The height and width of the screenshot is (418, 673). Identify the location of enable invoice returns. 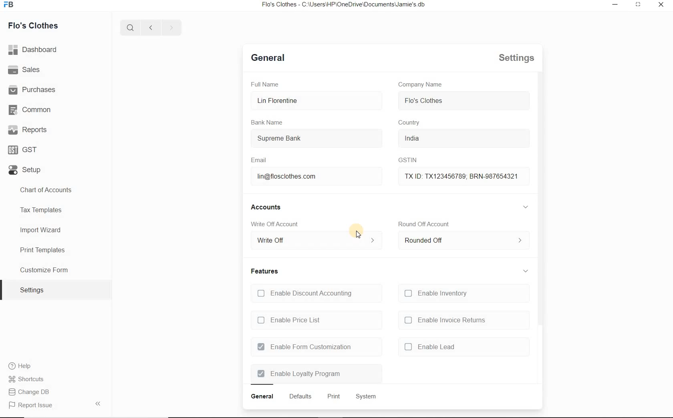
(445, 320).